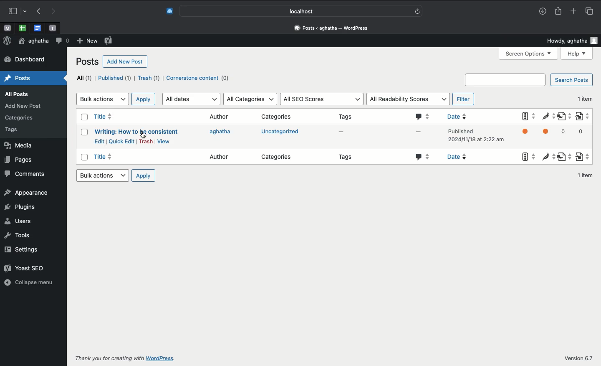 The height and width of the screenshot is (366, 601). What do you see at coordinates (582, 132) in the screenshot?
I see `0` at bounding box center [582, 132].